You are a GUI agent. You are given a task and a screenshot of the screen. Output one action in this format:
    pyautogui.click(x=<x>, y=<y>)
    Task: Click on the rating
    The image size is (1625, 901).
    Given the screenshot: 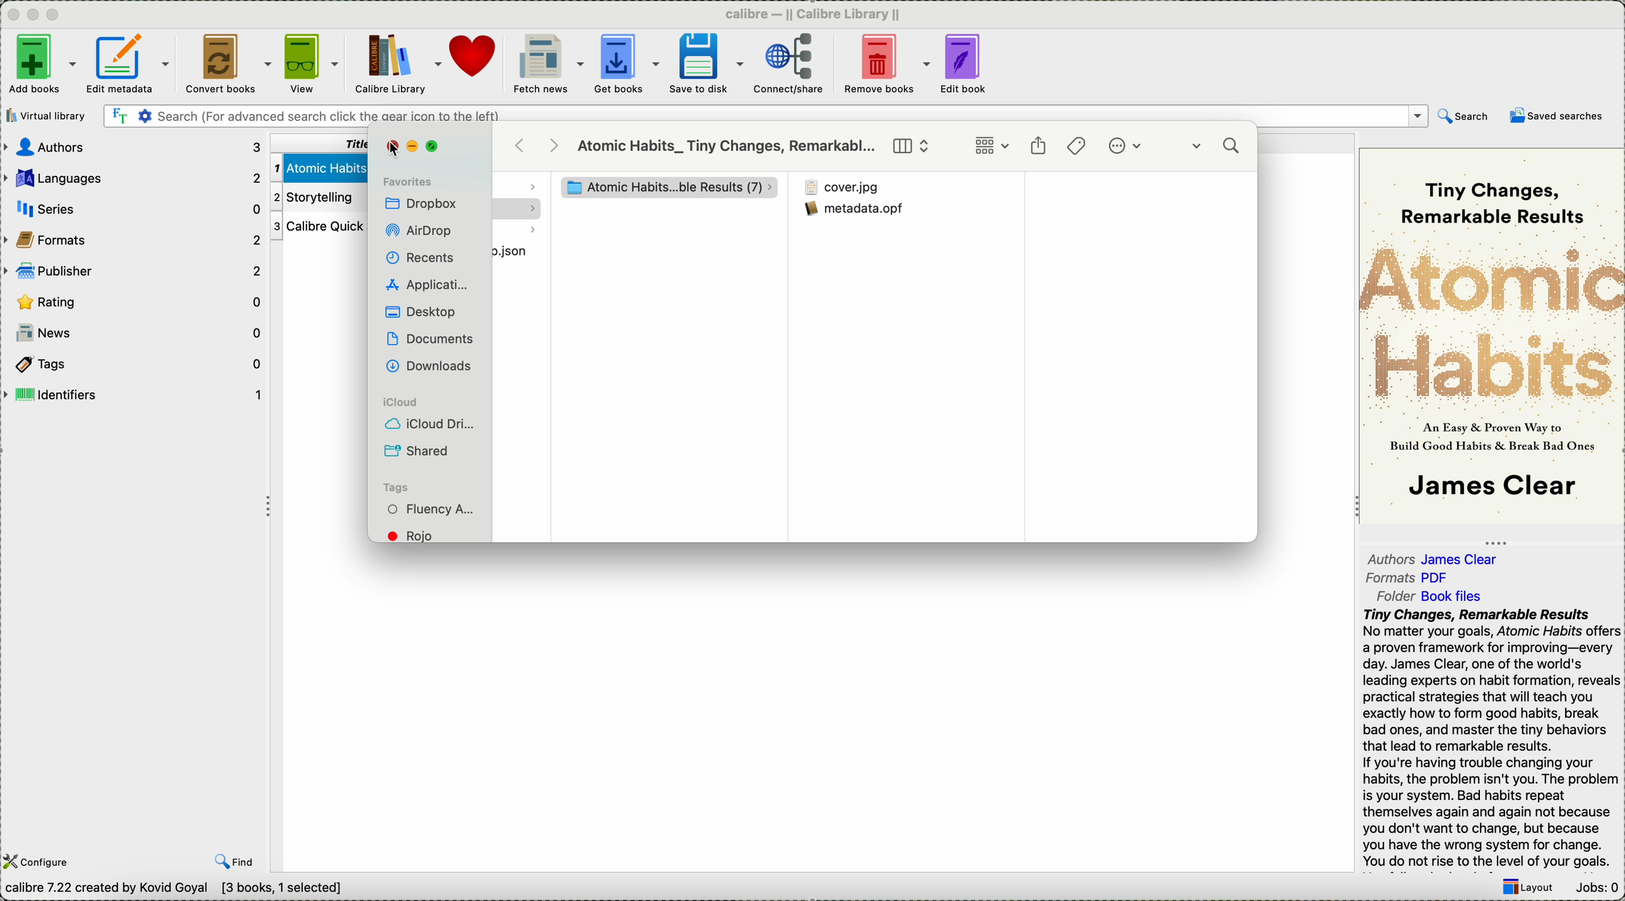 What is the action you would take?
    pyautogui.click(x=136, y=301)
    